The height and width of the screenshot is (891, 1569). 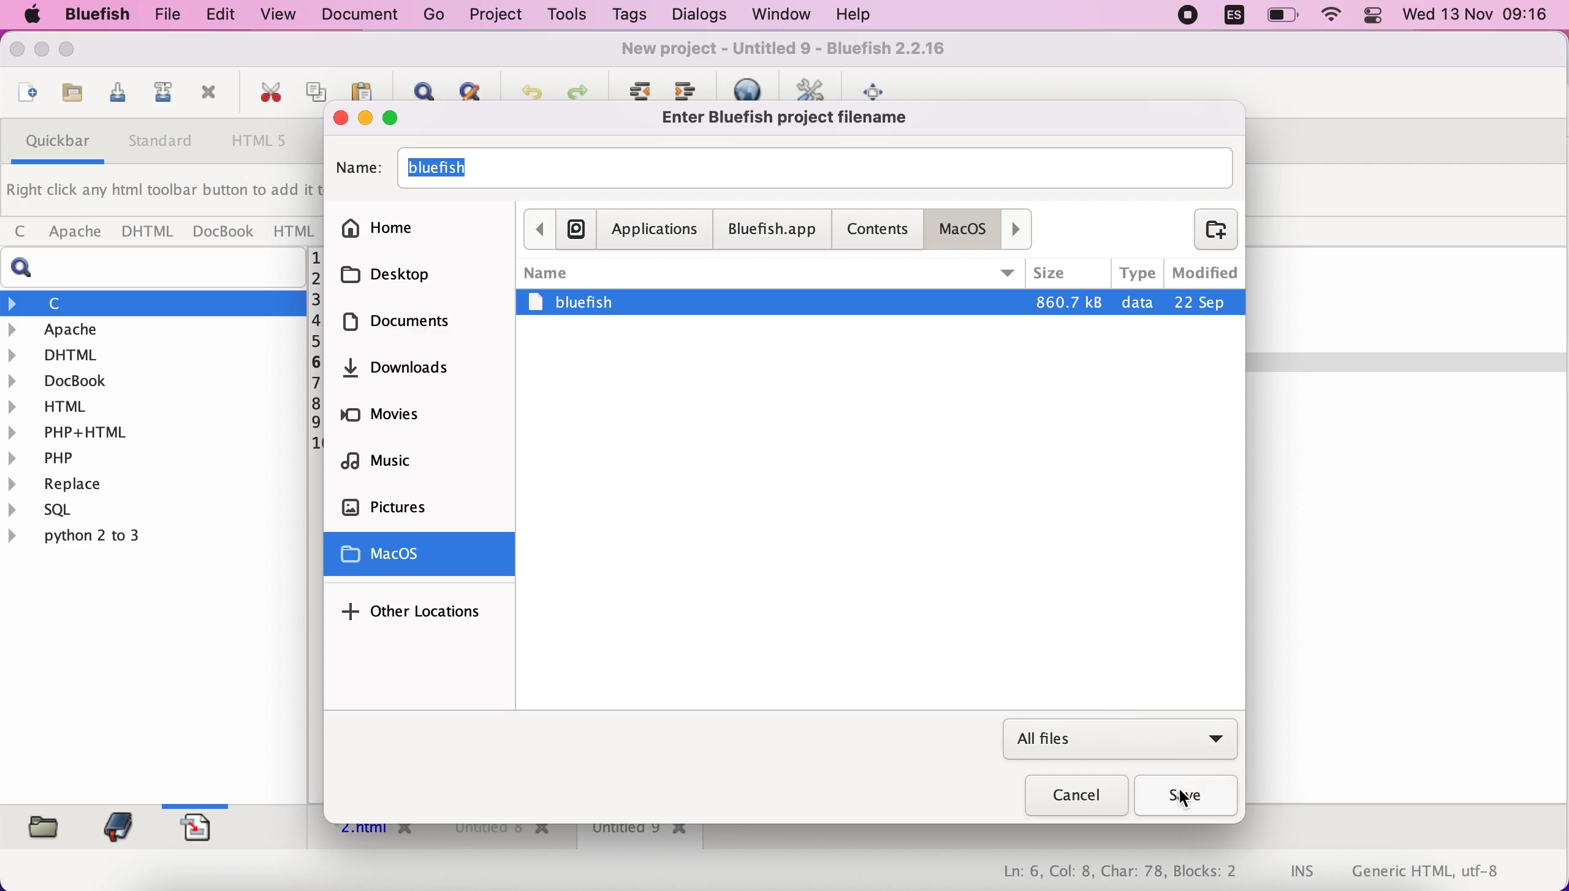 I want to click on maximize, so click(x=401, y=118).